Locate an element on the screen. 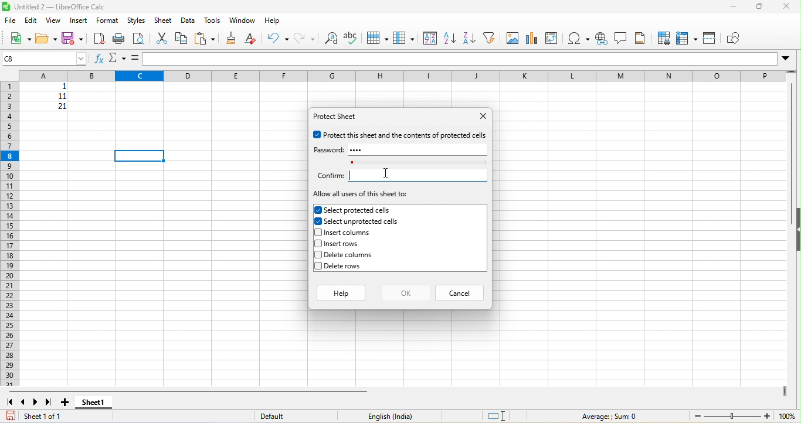 Image resolution: width=801 pixels, height=423 pixels. styles is located at coordinates (137, 21).